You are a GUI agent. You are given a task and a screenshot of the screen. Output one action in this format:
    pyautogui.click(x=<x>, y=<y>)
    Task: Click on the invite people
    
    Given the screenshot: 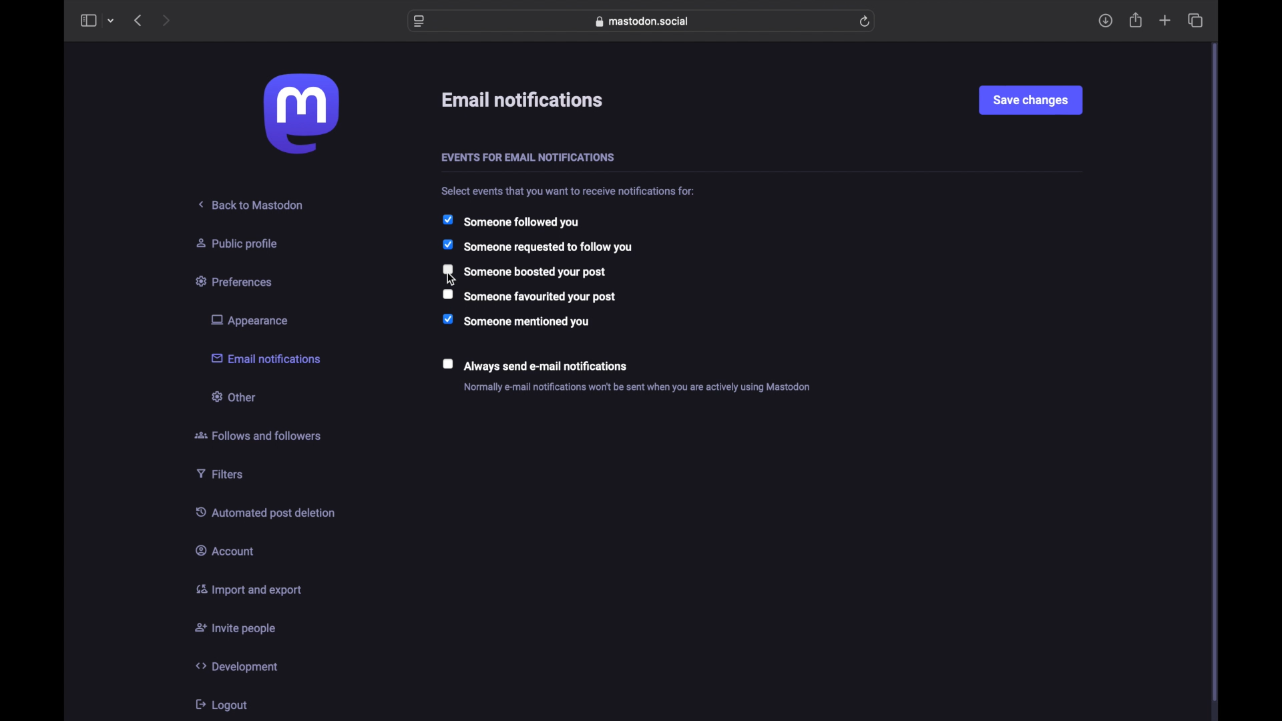 What is the action you would take?
    pyautogui.click(x=236, y=629)
    